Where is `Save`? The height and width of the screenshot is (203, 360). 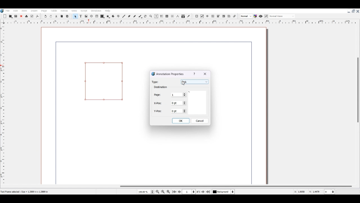 Save is located at coordinates (16, 16).